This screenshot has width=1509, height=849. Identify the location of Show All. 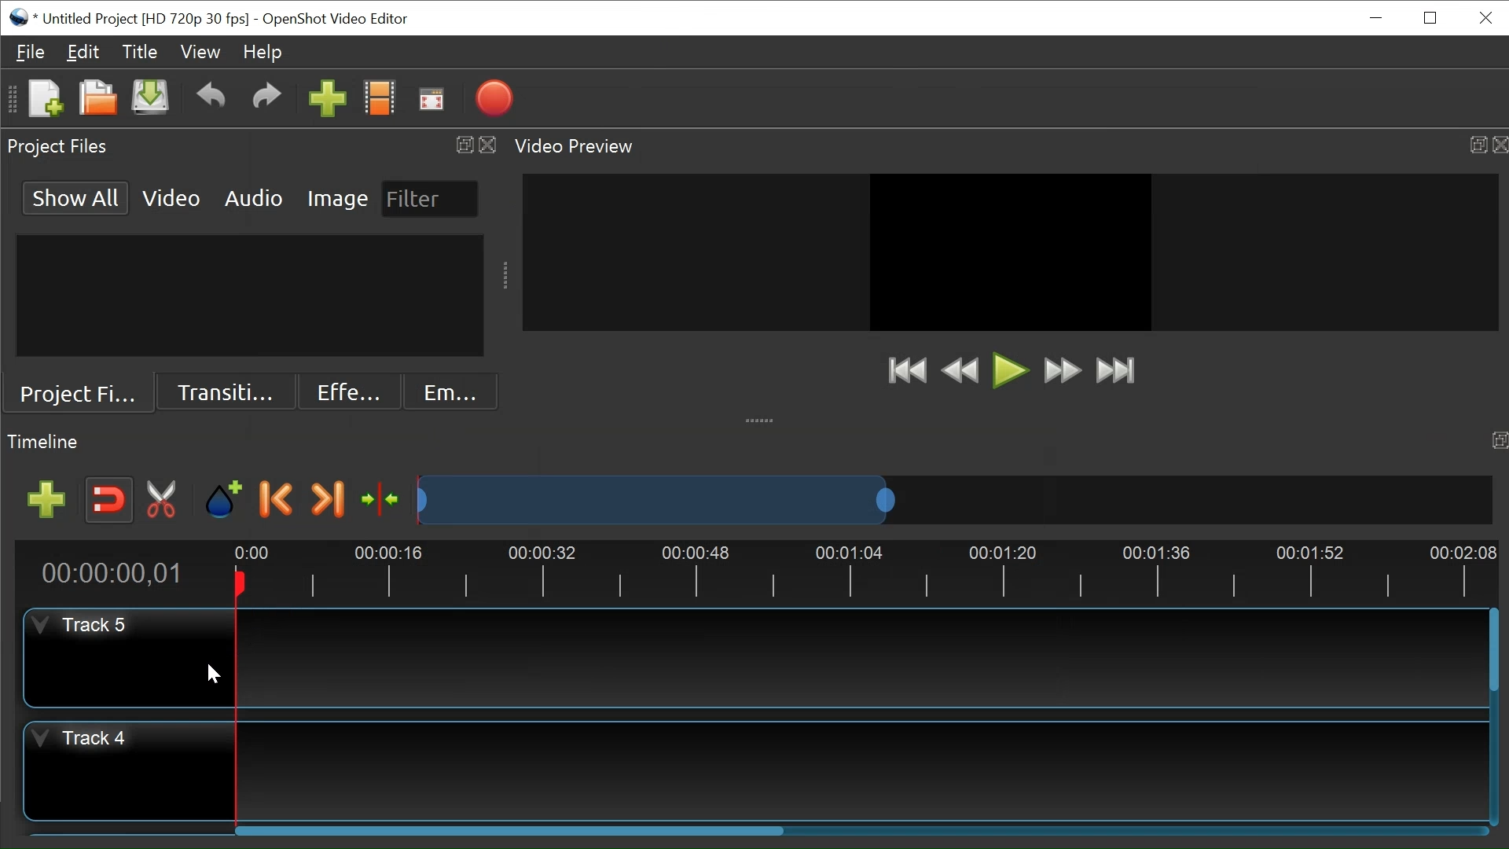
(76, 197).